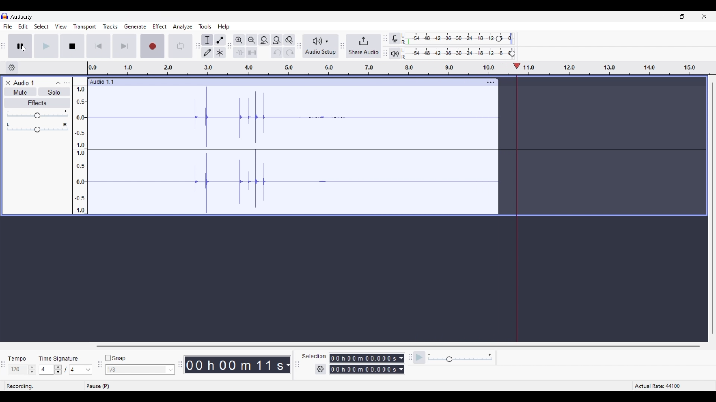 The image size is (716, 402). I want to click on Audio setup, so click(320, 47).